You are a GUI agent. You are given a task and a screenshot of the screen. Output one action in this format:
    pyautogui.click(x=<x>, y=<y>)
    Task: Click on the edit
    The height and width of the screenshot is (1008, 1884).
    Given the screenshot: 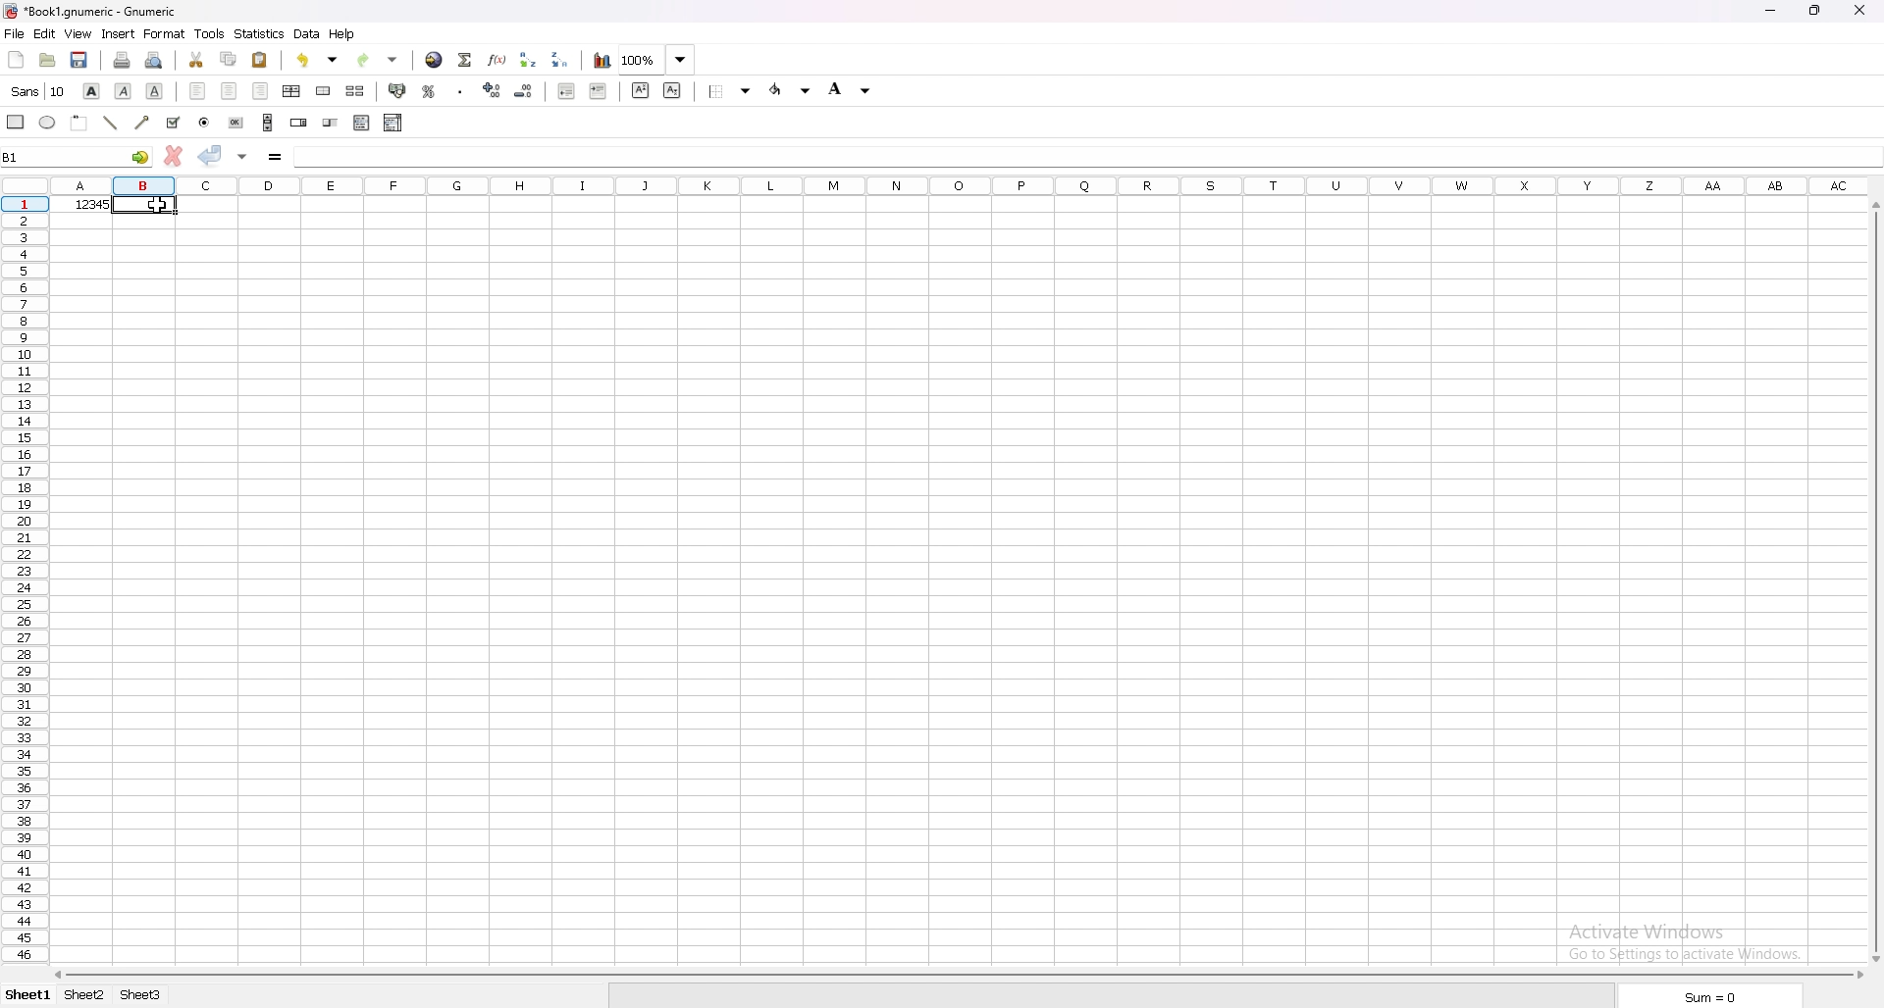 What is the action you would take?
    pyautogui.click(x=44, y=33)
    